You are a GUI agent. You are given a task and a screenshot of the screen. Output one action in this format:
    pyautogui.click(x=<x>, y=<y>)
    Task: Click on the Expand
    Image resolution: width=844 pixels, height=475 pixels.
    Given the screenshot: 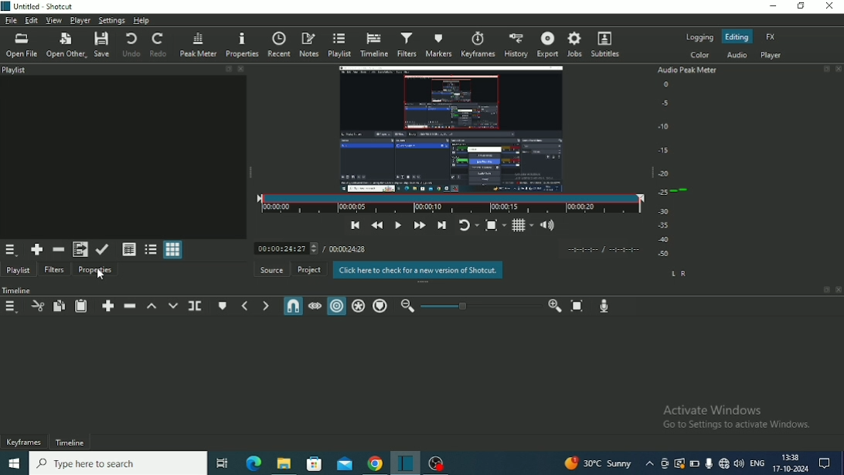 What is the action you would take?
    pyautogui.click(x=228, y=69)
    